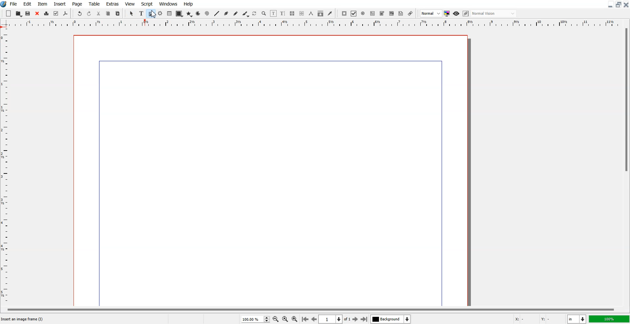 This screenshot has width=630, height=324. What do you see at coordinates (382, 14) in the screenshot?
I see `PDF Combo Box` at bounding box center [382, 14].